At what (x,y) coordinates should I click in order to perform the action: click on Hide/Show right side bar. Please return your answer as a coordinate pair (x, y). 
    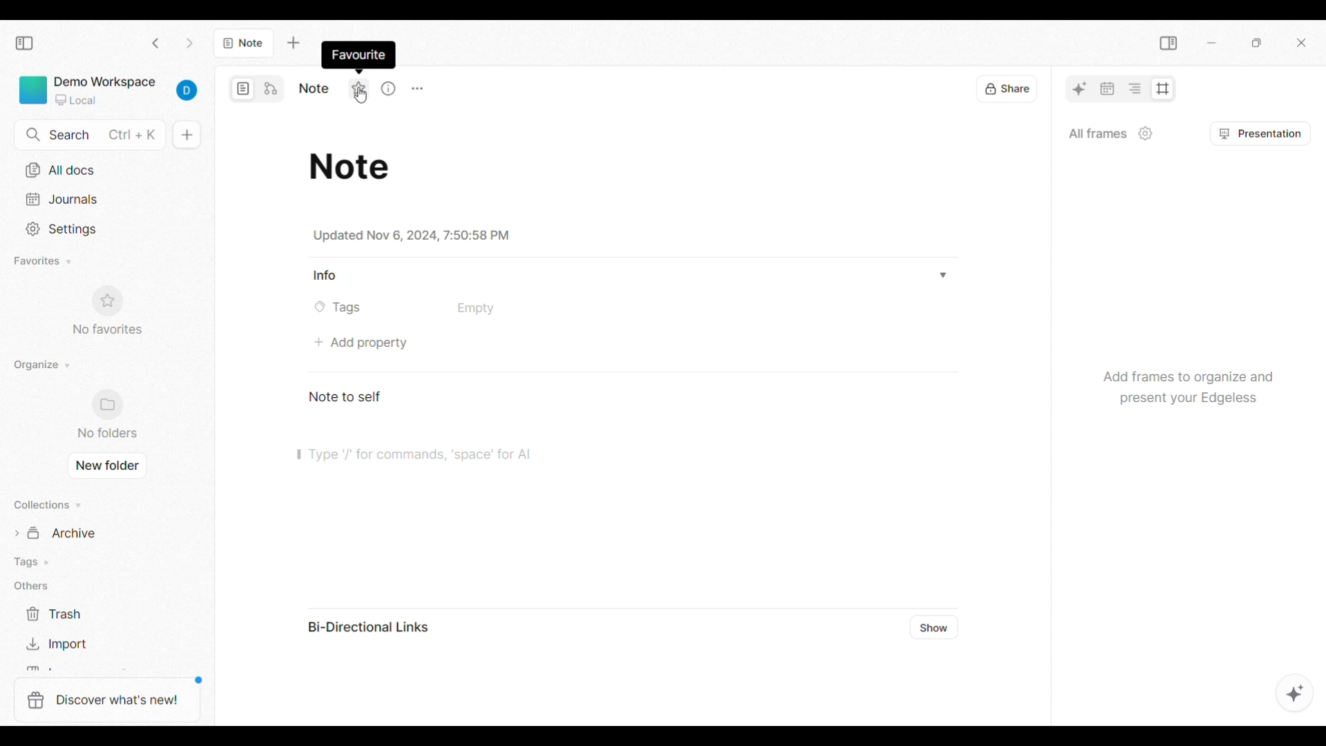
    Looking at the image, I should click on (1169, 44).